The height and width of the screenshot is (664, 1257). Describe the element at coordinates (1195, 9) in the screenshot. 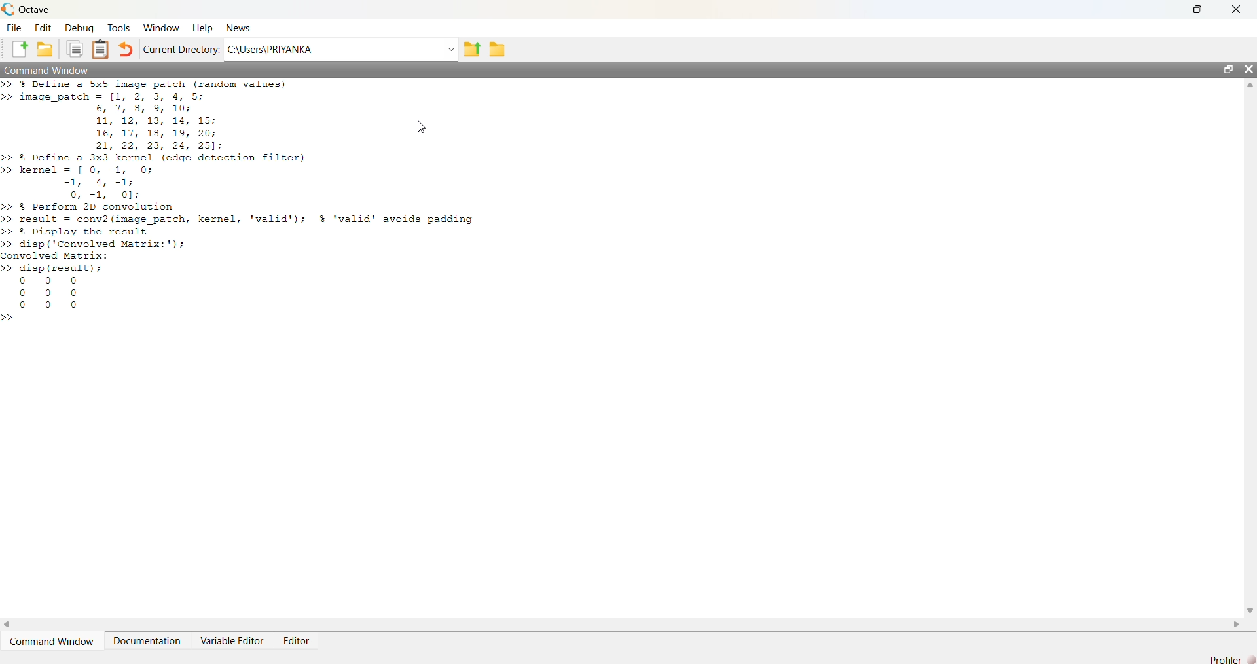

I see `Maximize` at that location.